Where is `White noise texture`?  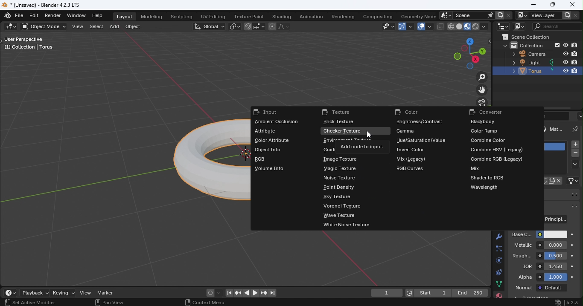
White noise texture is located at coordinates (344, 225).